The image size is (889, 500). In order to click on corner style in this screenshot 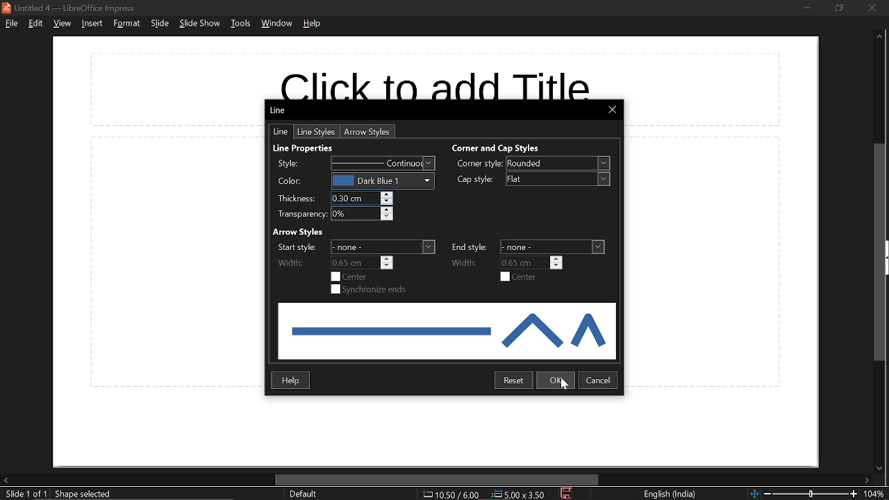, I will do `click(557, 163)`.